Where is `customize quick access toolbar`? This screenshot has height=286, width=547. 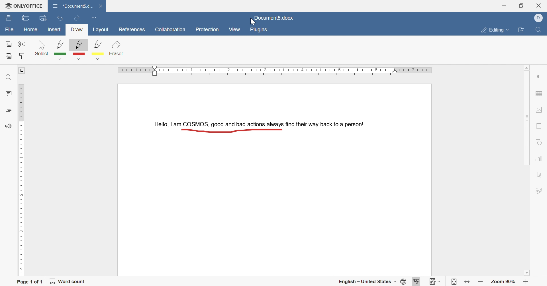 customize quick access toolbar is located at coordinates (93, 17).